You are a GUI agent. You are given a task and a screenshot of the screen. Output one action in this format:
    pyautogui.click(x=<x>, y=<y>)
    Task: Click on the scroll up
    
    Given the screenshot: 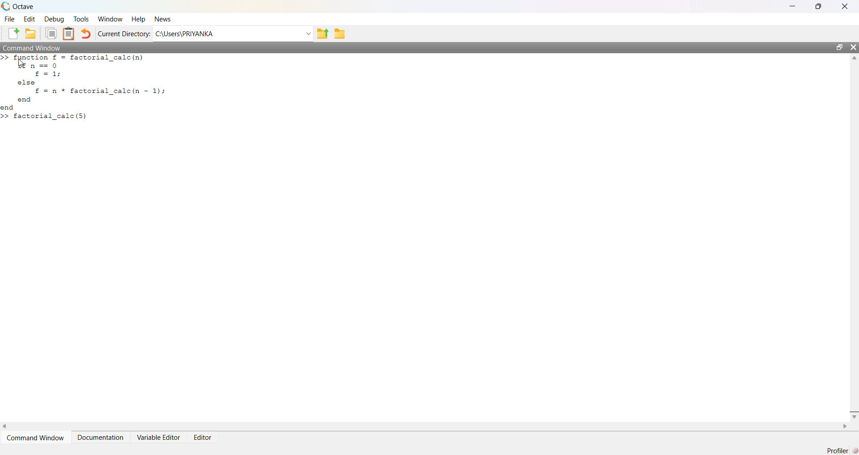 What is the action you would take?
    pyautogui.click(x=853, y=58)
    